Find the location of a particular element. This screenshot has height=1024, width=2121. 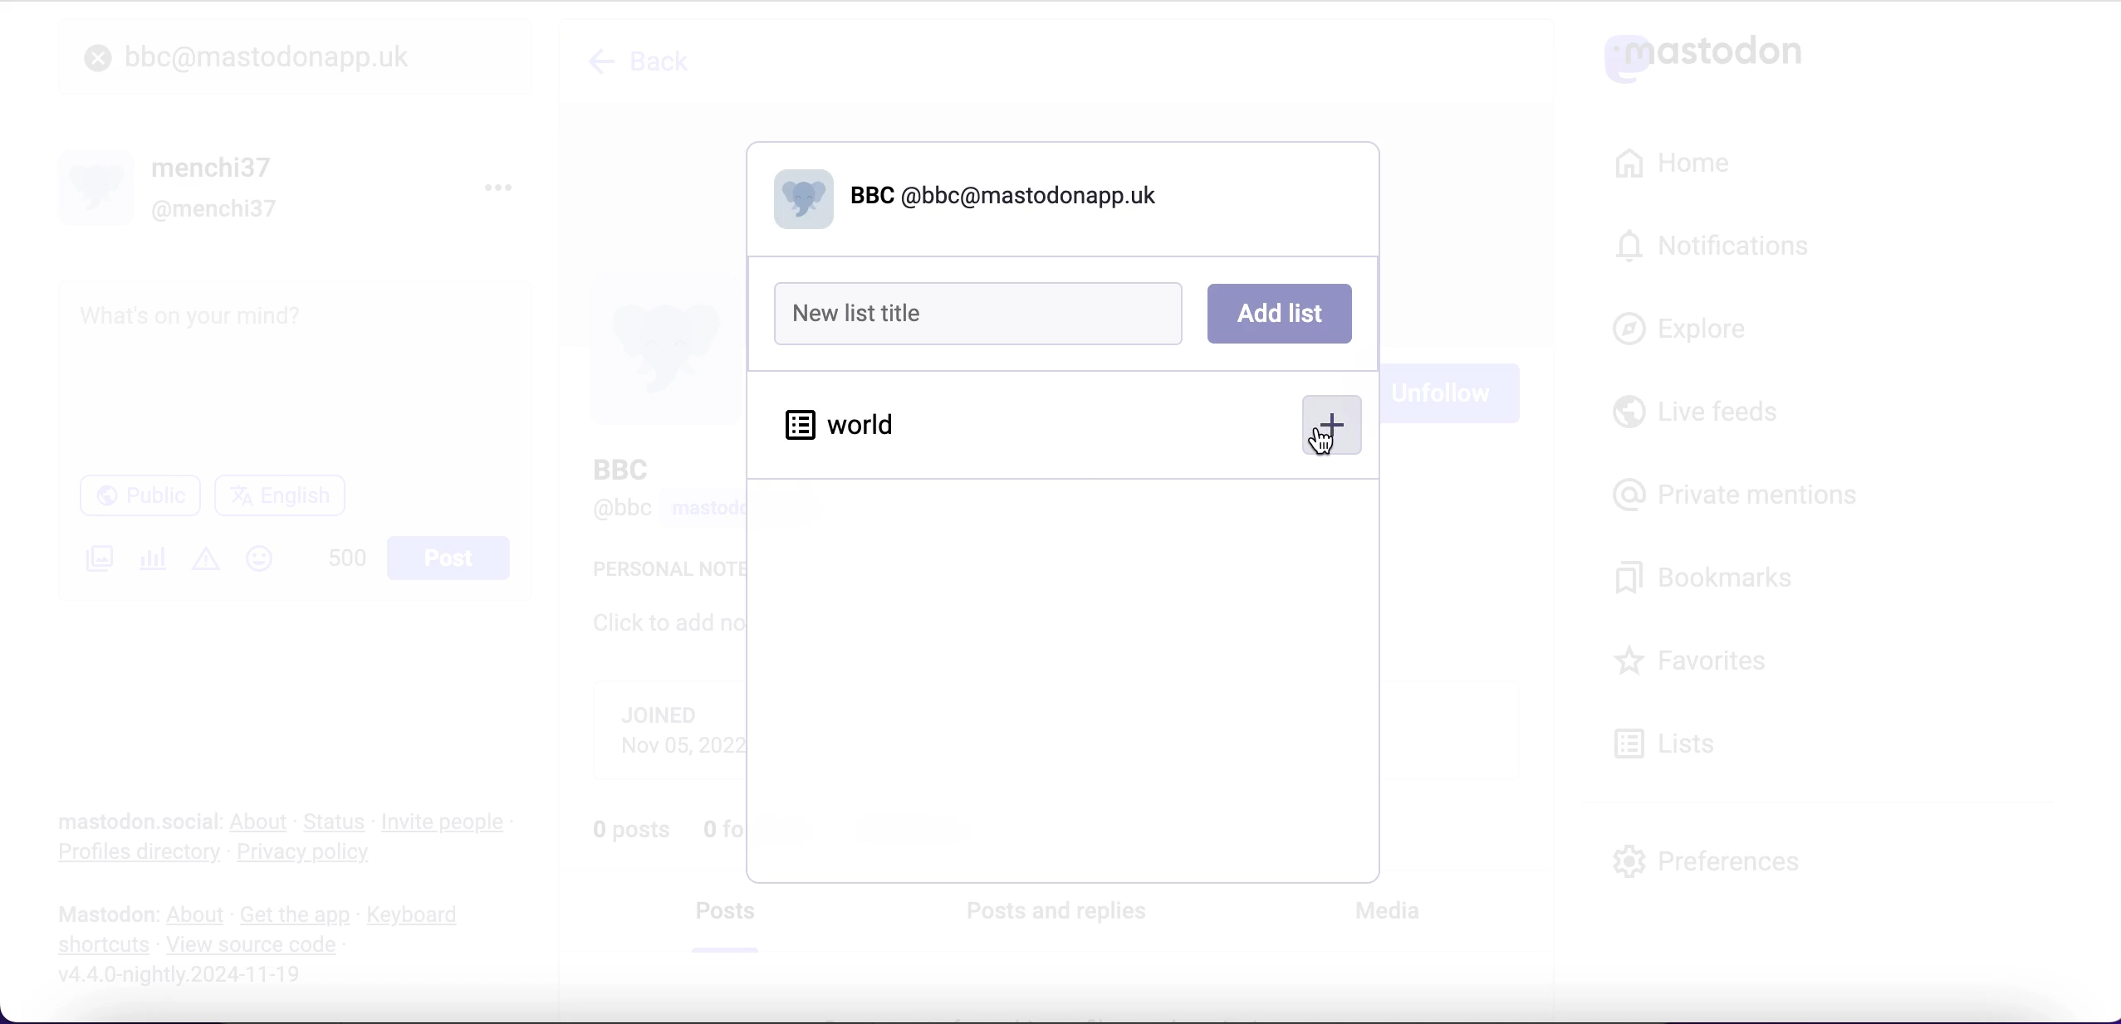

notifications is located at coordinates (1721, 245).